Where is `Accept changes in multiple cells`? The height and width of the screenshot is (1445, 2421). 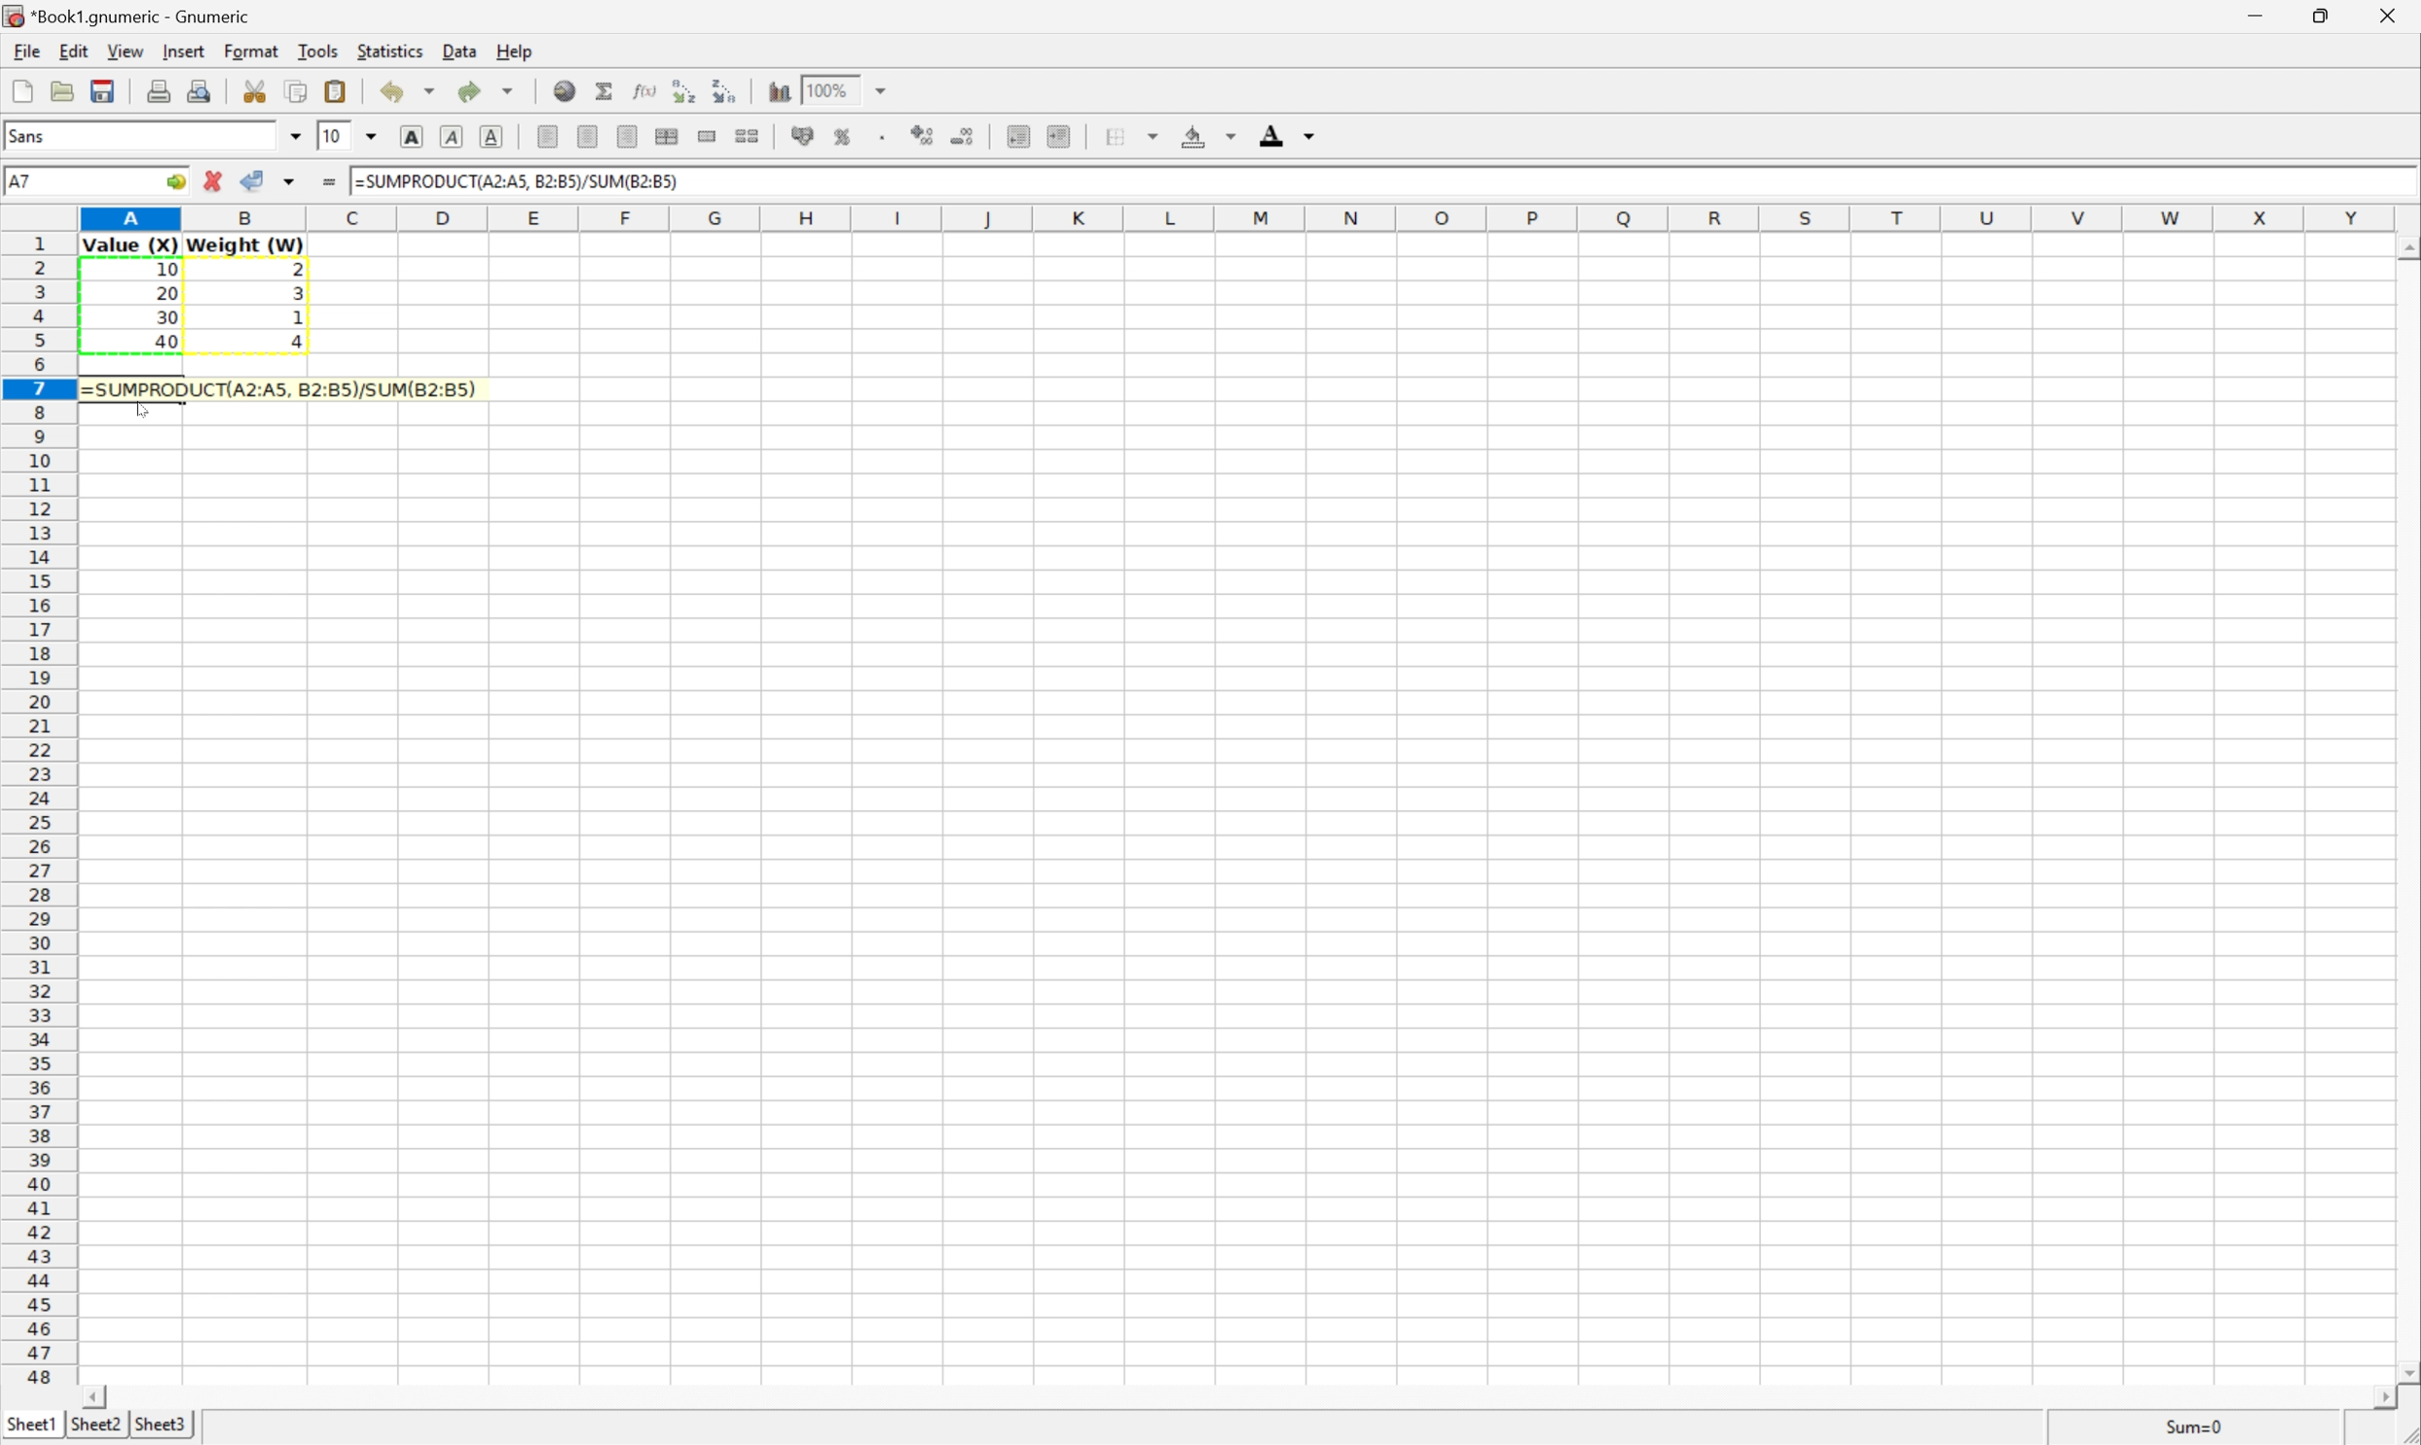
Accept changes in multiple cells is located at coordinates (289, 184).